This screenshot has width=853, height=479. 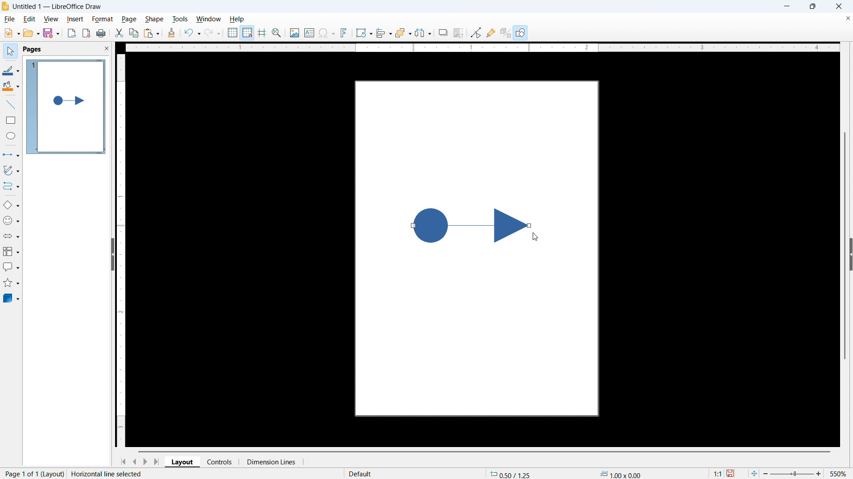 What do you see at coordinates (11, 135) in the screenshot?
I see `Ellipse ` at bounding box center [11, 135].